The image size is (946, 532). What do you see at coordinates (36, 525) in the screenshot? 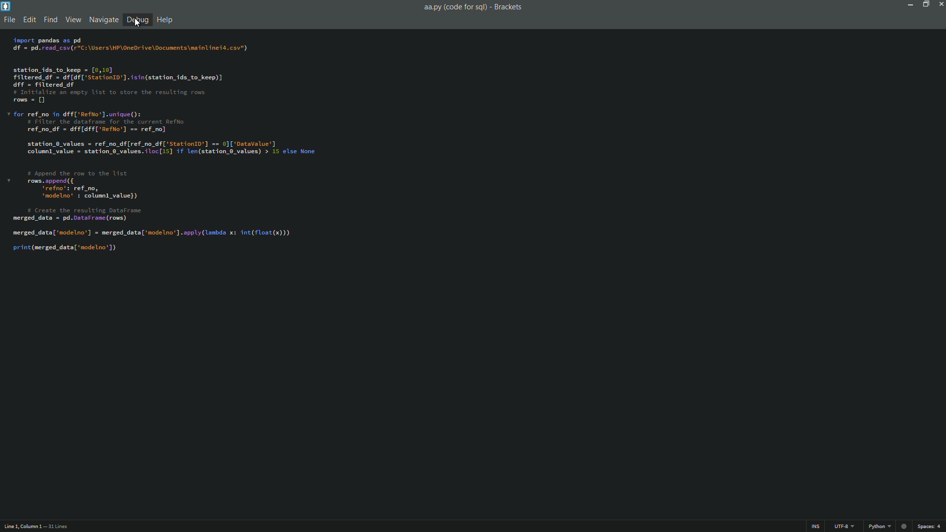
I see `Line 1, Column 1 — 31 Lines.` at bounding box center [36, 525].